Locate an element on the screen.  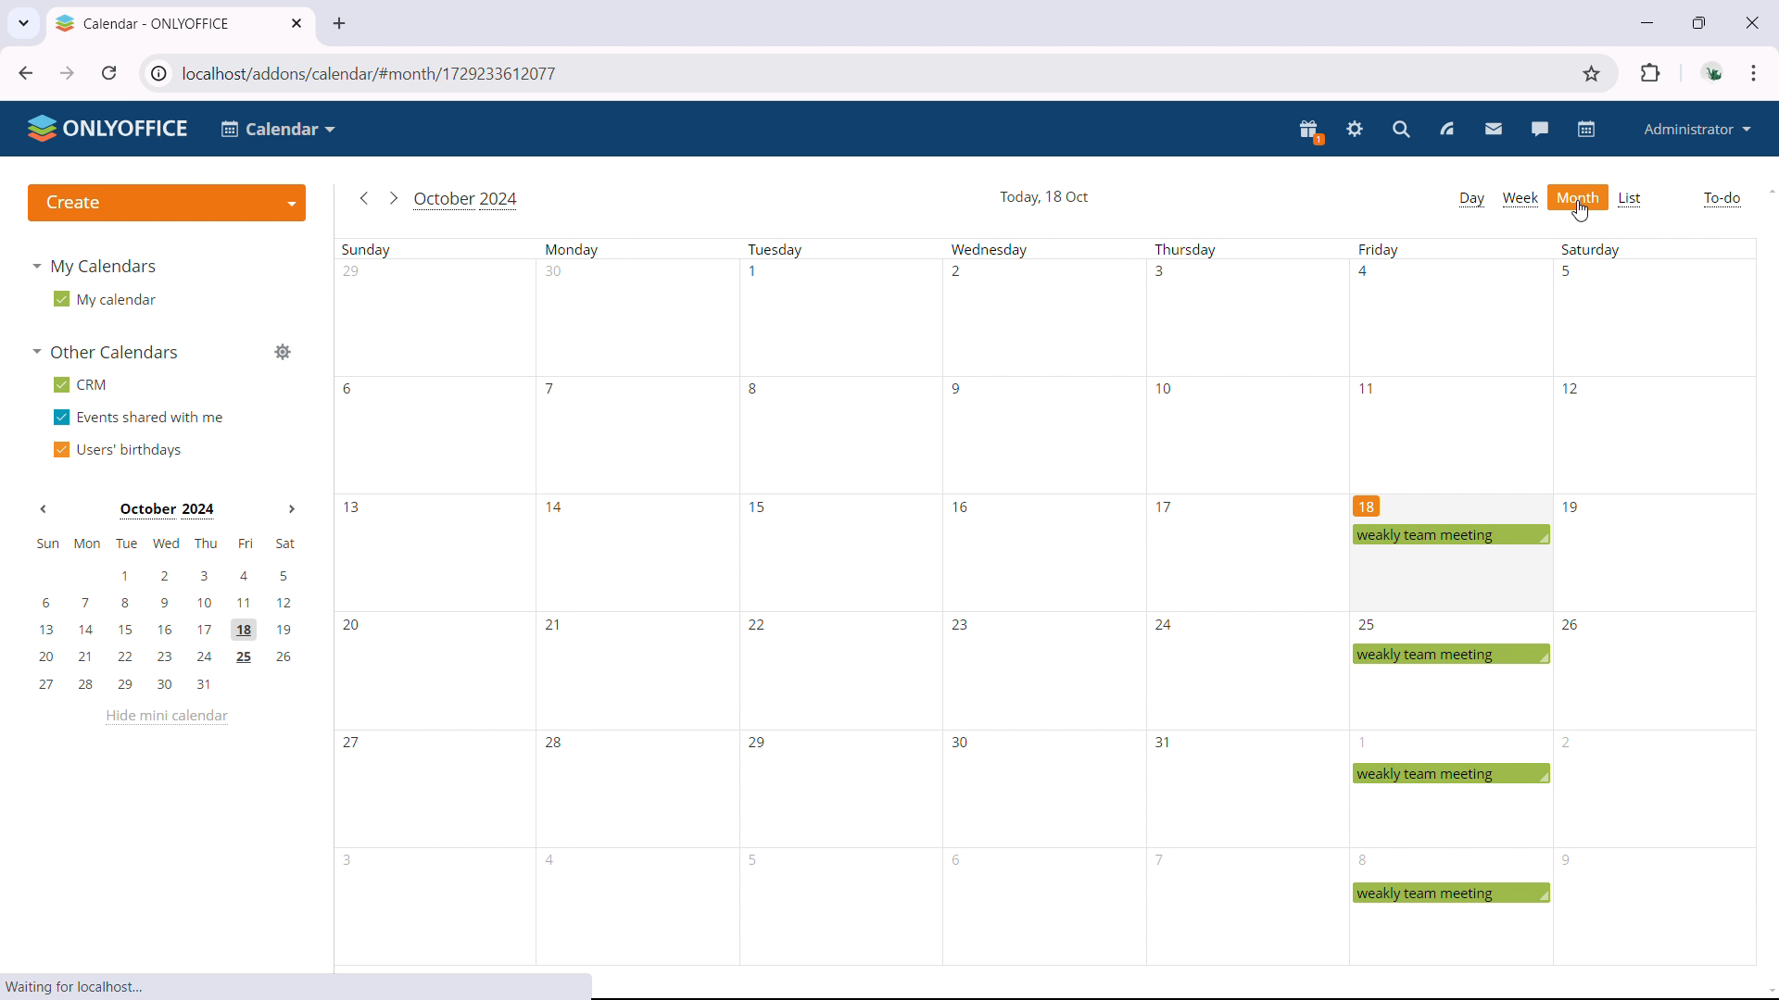
month view selected is located at coordinates (1579, 197).